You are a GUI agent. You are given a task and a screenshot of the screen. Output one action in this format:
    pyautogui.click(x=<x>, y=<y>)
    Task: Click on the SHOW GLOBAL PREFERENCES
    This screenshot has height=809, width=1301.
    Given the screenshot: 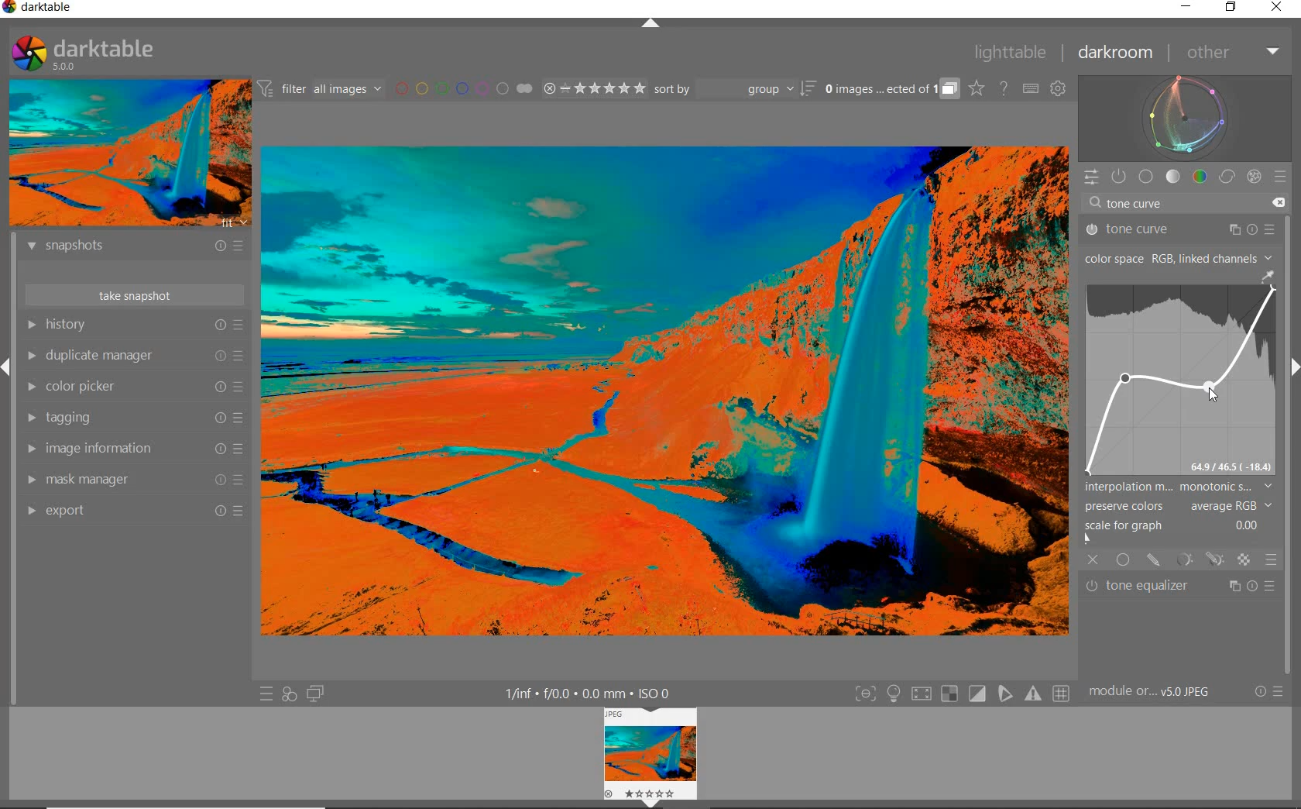 What is the action you would take?
    pyautogui.click(x=1058, y=88)
    